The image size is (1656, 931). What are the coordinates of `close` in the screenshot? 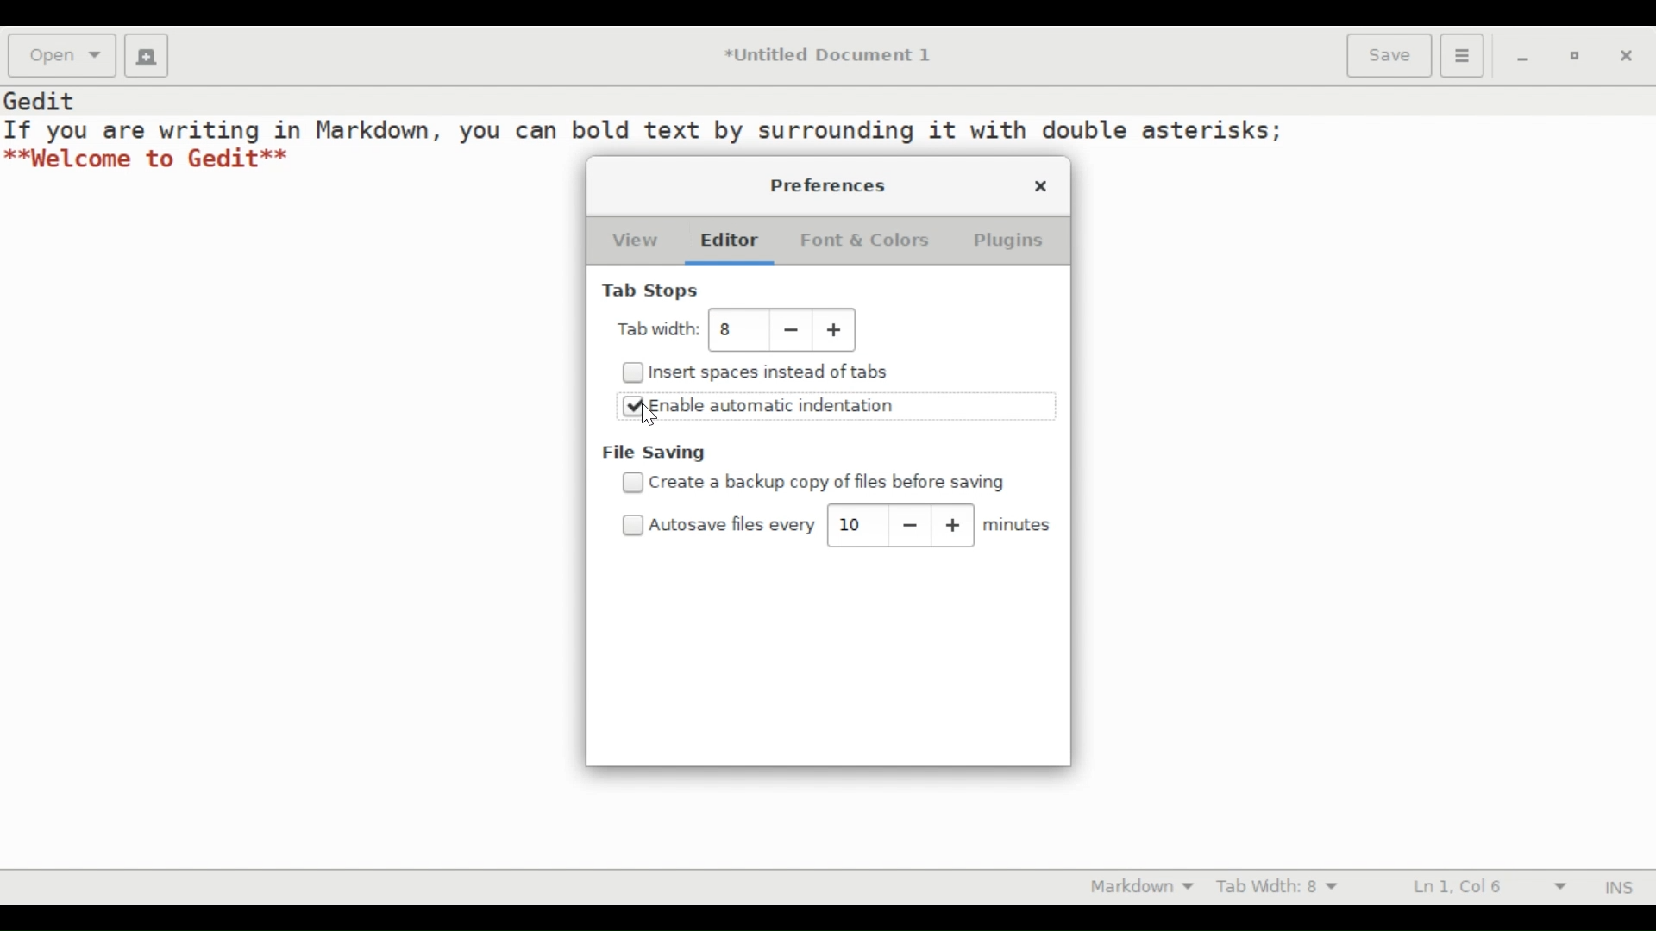 It's located at (1628, 59).